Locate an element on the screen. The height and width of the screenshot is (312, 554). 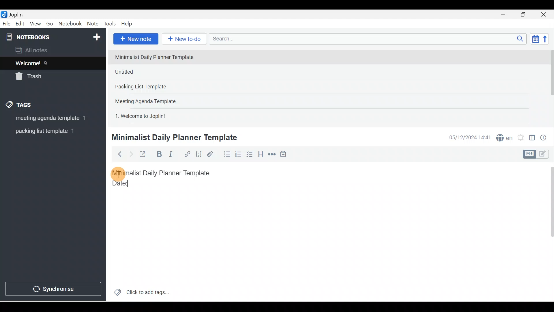
Set alarm is located at coordinates (520, 138).